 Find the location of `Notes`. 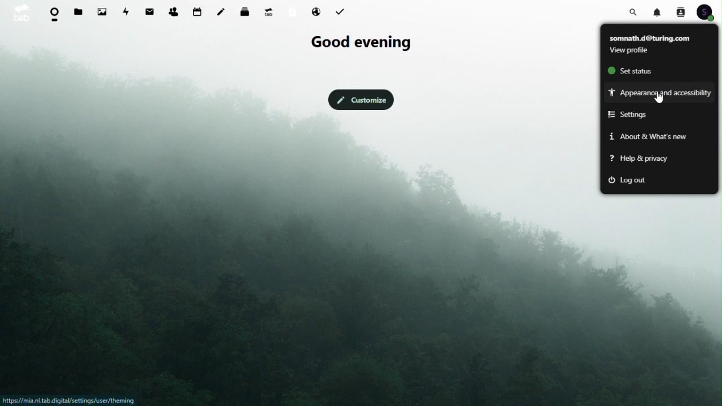

Notes is located at coordinates (224, 9).